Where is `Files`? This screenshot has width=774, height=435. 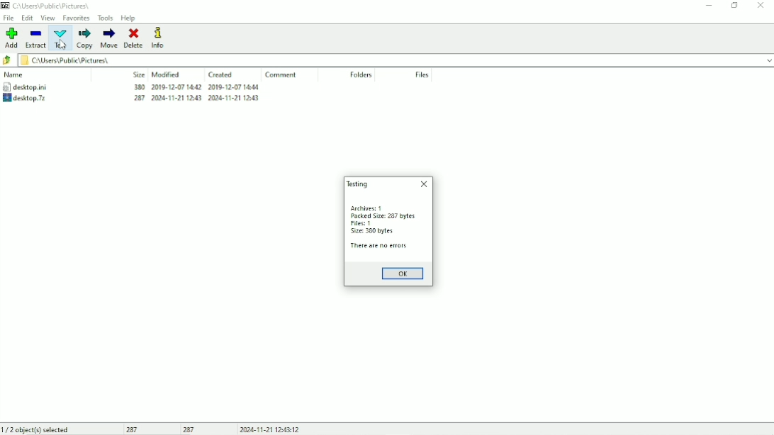
Files is located at coordinates (357, 224).